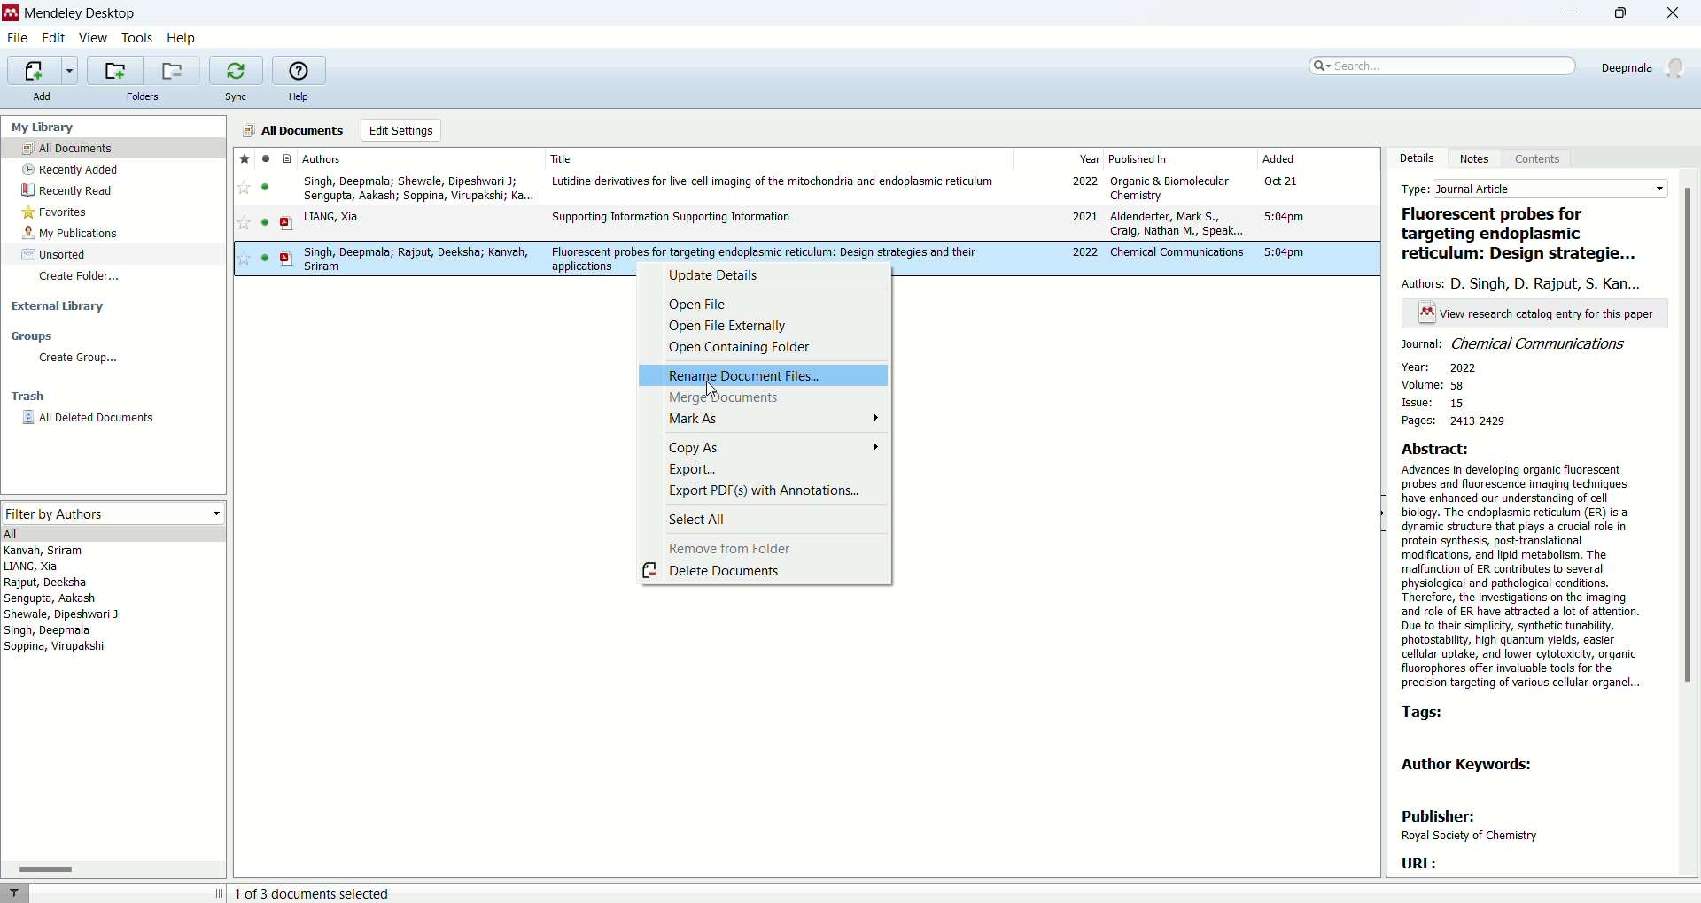 The image size is (1701, 903). Describe the element at coordinates (1083, 182) in the screenshot. I see `2022` at that location.